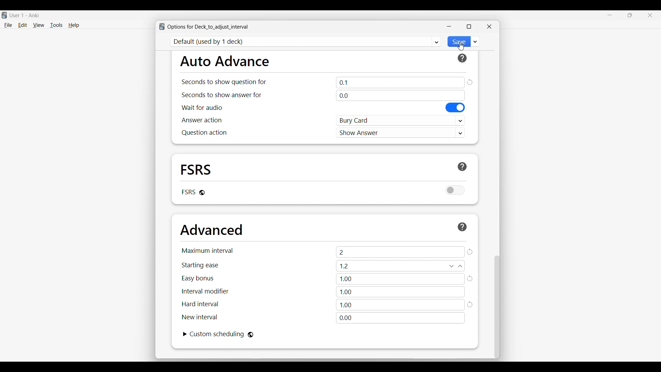 Image resolution: width=661 pixels, height=372 pixels. I want to click on 0.00, so click(400, 318).